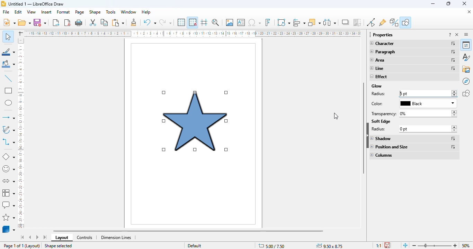 Image resolution: width=473 pixels, height=249 pixels. What do you see at coordinates (381, 35) in the screenshot?
I see `properties` at bounding box center [381, 35].